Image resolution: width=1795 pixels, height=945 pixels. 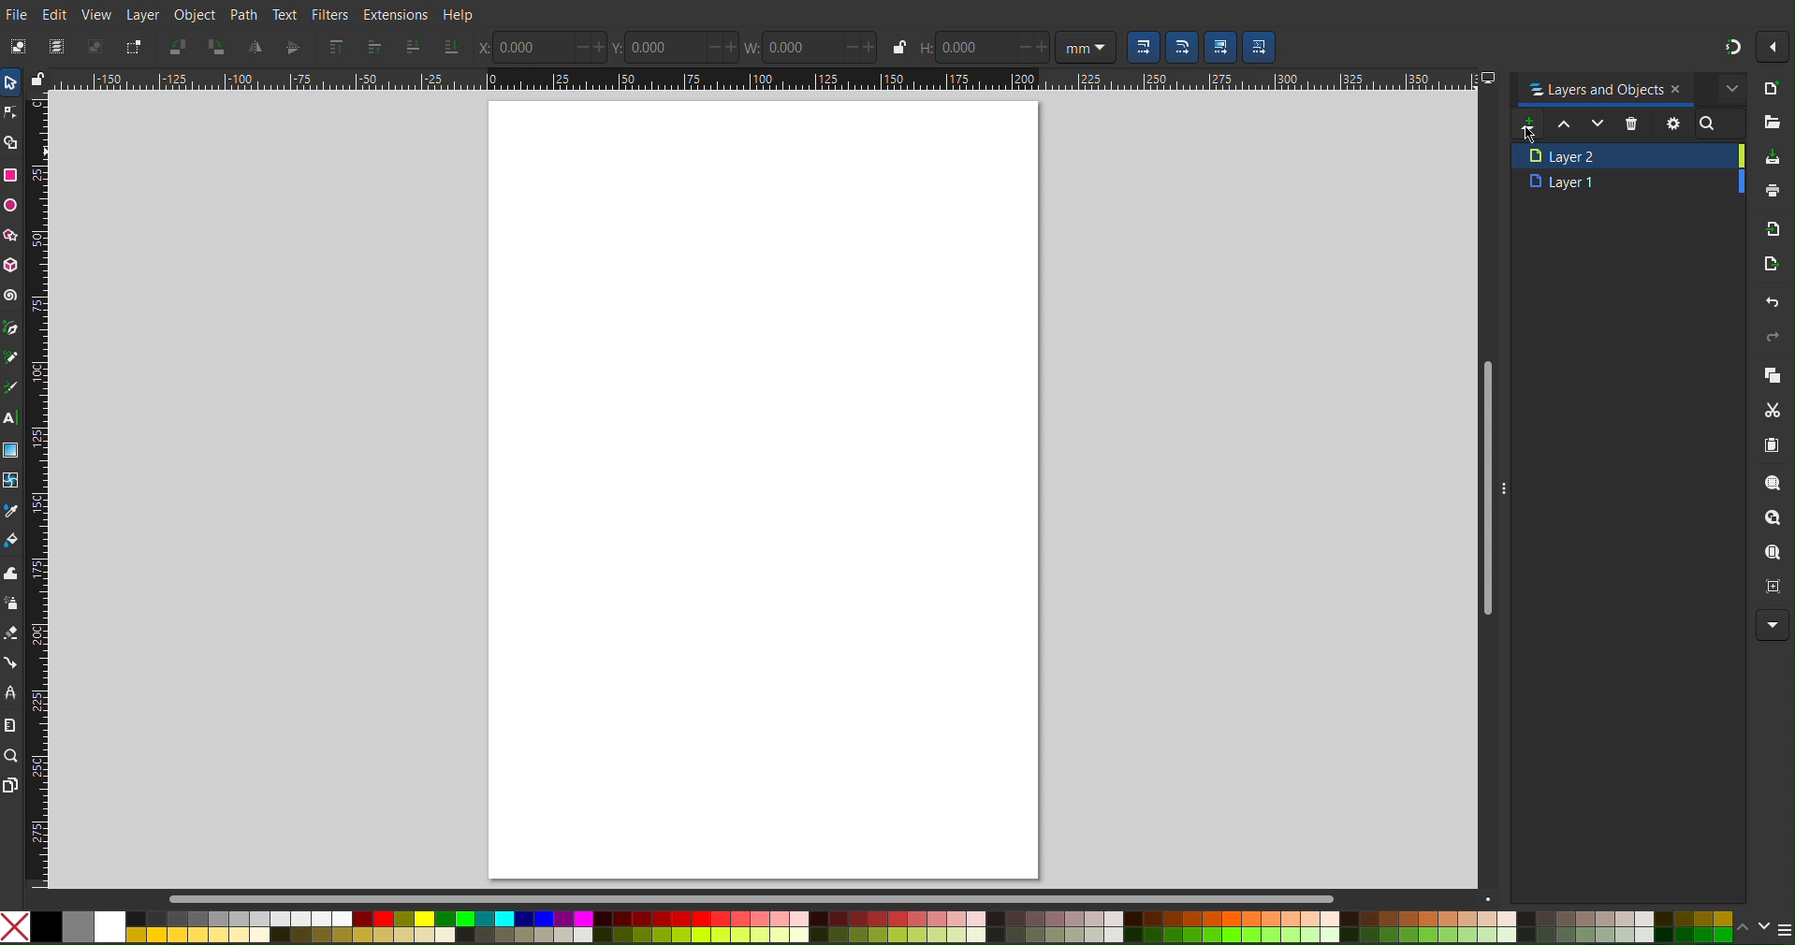 What do you see at coordinates (1769, 484) in the screenshot?
I see `Zoom Selection` at bounding box center [1769, 484].